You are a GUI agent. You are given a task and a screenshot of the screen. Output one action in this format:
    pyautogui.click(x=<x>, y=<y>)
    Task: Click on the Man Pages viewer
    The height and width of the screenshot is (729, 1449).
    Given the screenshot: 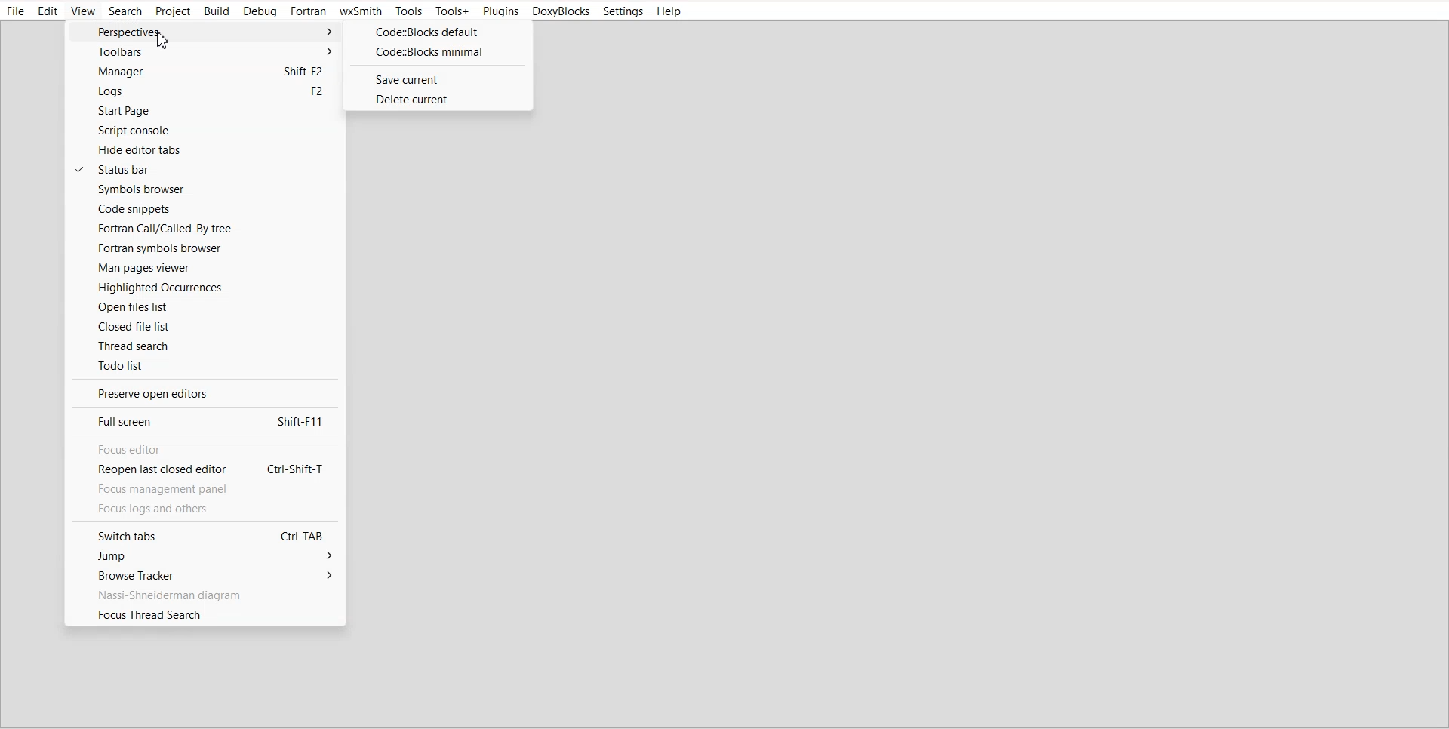 What is the action you would take?
    pyautogui.click(x=204, y=268)
    